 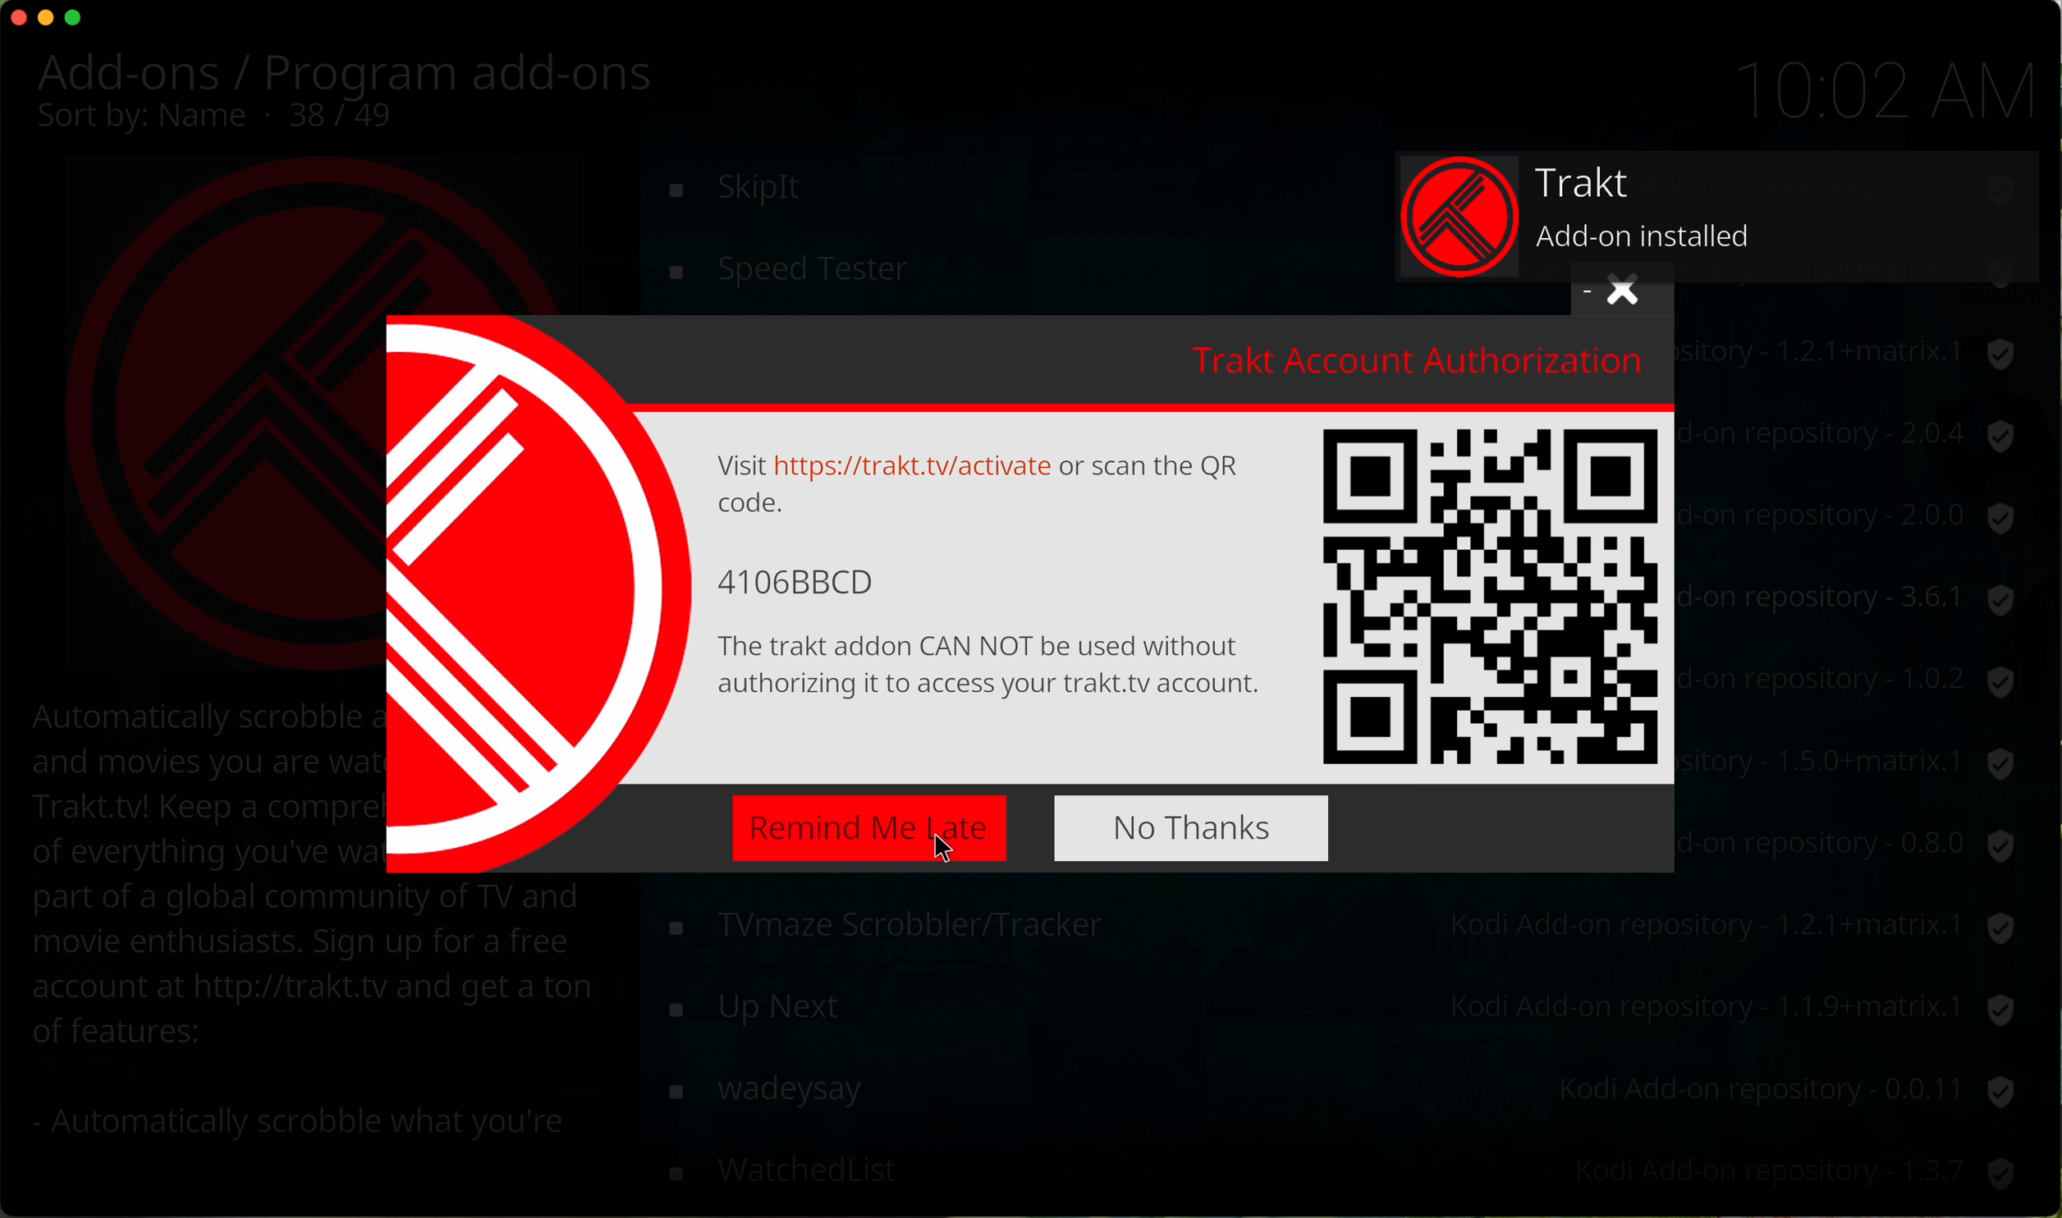 I want to click on QR, so click(x=1488, y=597).